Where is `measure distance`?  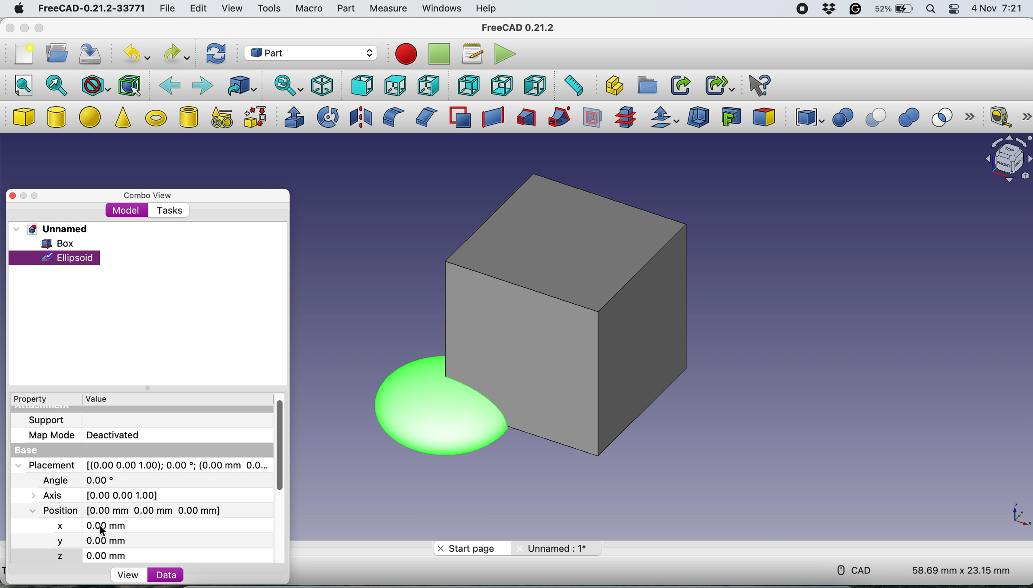 measure distance is located at coordinates (571, 85).